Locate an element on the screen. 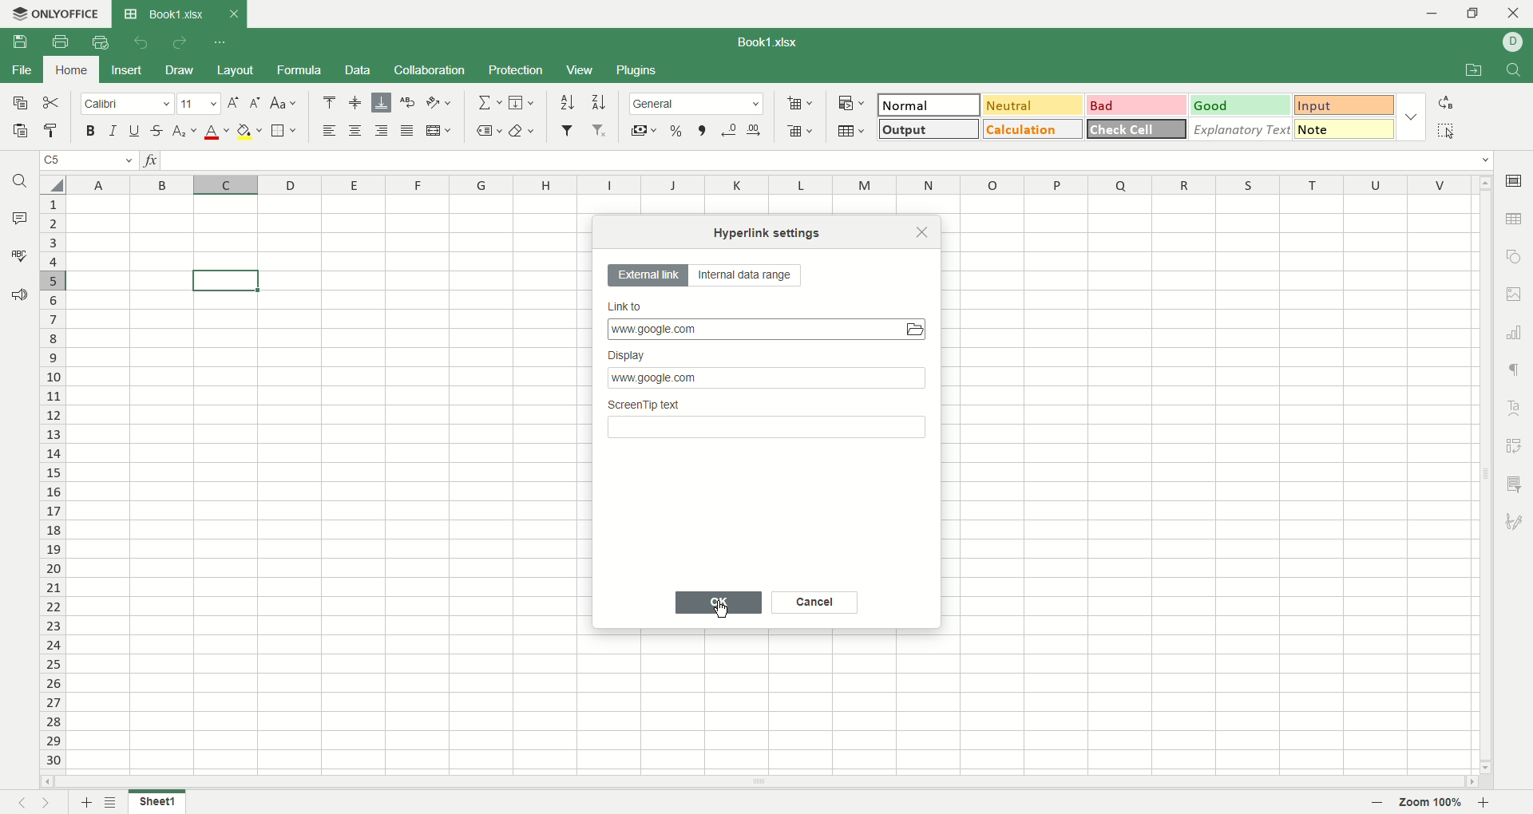 The width and height of the screenshot is (1533, 814). redo is located at coordinates (179, 44).